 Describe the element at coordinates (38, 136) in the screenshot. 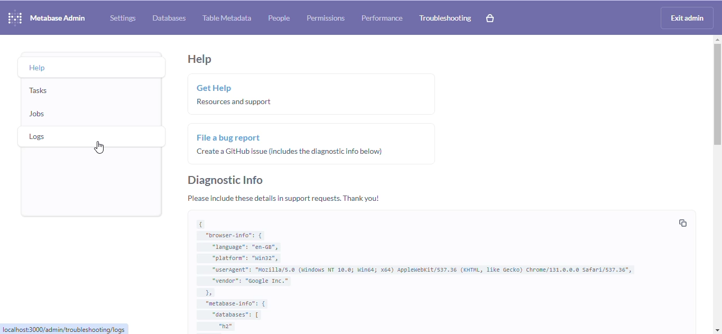

I see `logs` at that location.